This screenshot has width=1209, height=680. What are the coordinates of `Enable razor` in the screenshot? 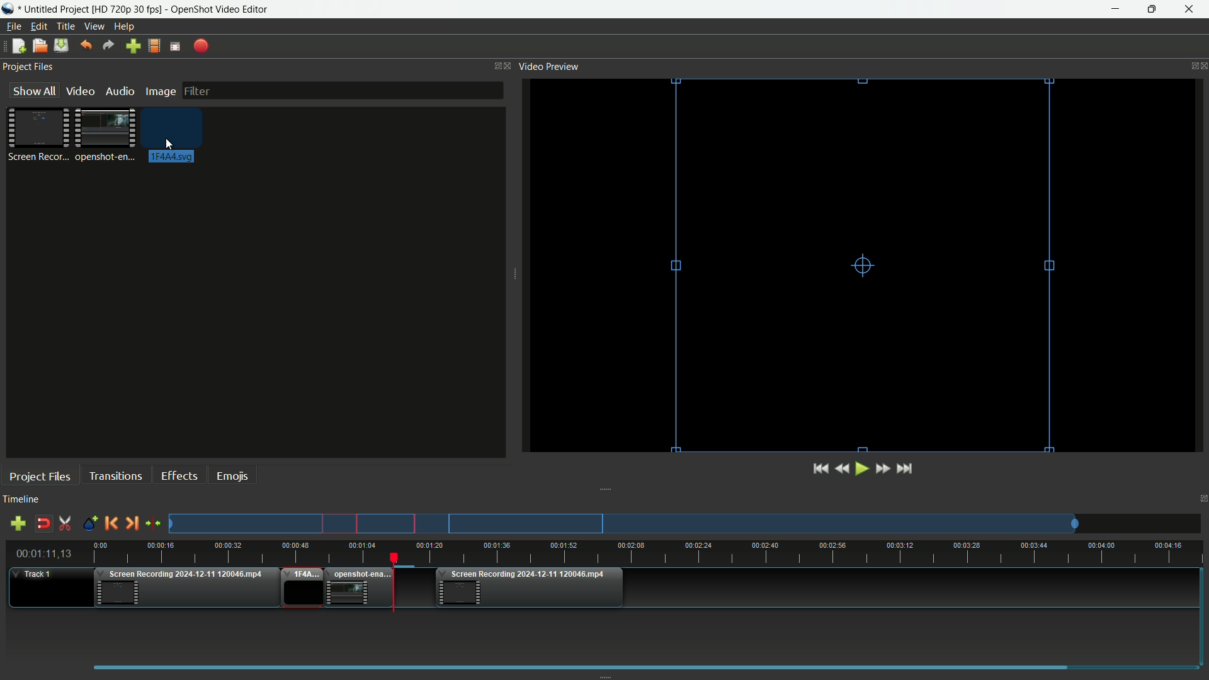 It's located at (65, 524).